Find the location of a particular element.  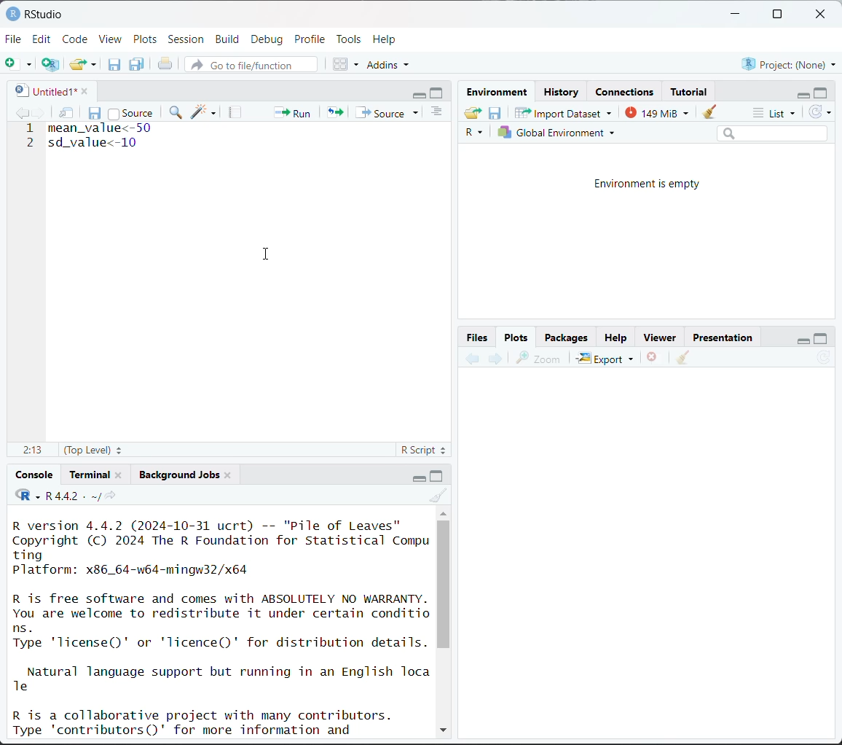

Tools is located at coordinates (349, 38).